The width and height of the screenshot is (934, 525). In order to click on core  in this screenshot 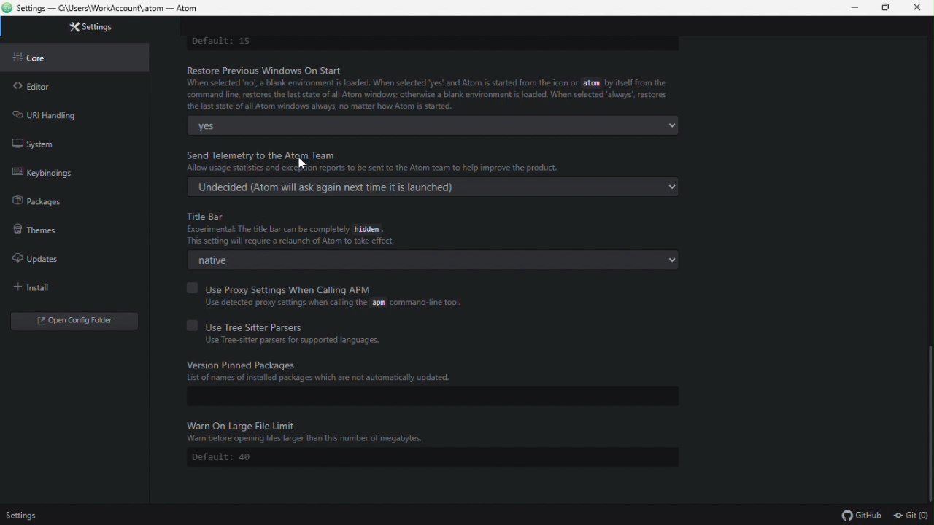, I will do `click(65, 58)`.